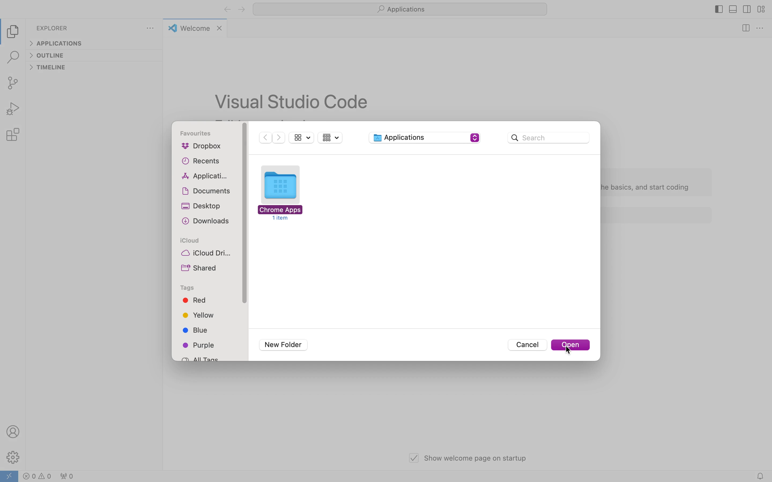 The height and width of the screenshot is (482, 772). I want to click on yellow tag, so click(198, 314).